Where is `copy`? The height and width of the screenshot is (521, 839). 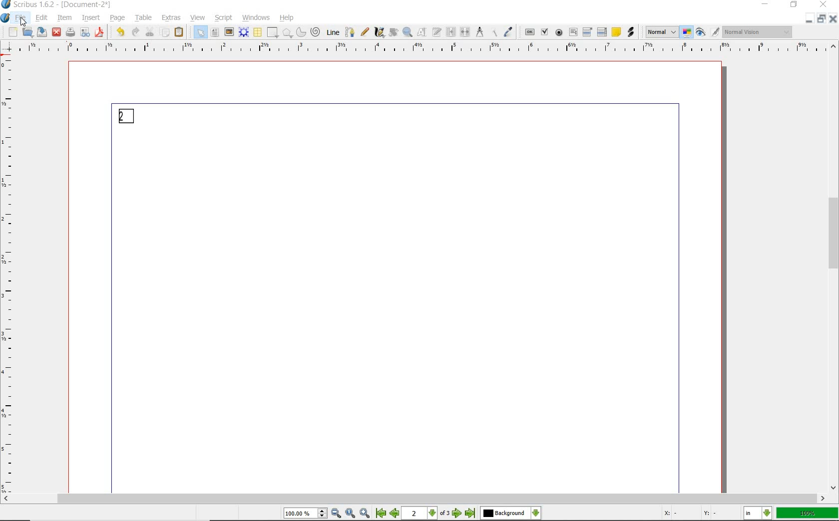 copy is located at coordinates (165, 33).